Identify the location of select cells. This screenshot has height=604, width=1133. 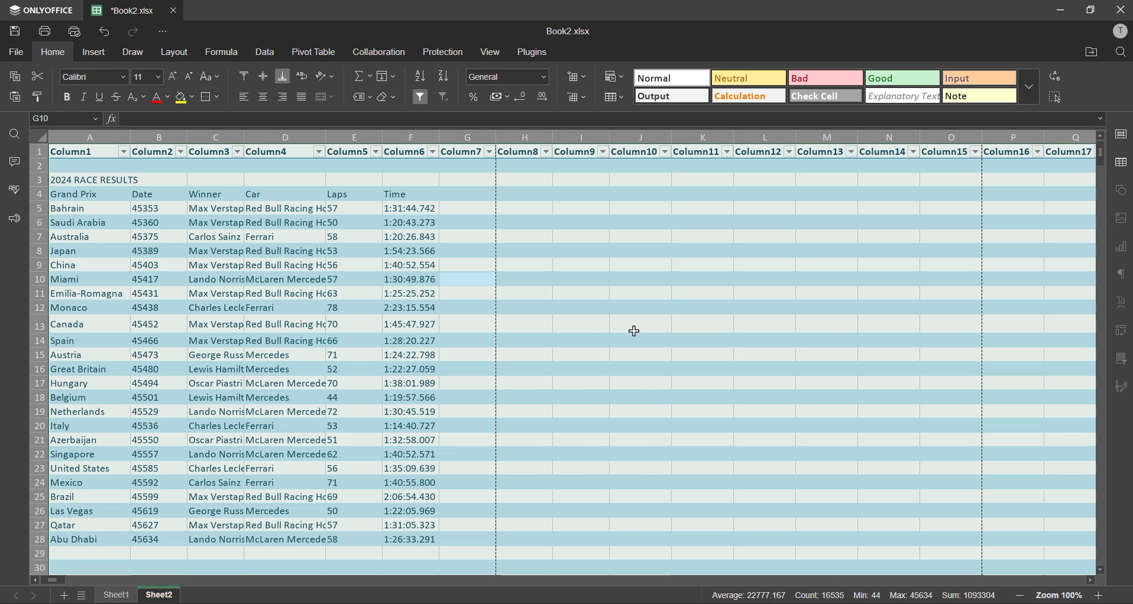
(1055, 100).